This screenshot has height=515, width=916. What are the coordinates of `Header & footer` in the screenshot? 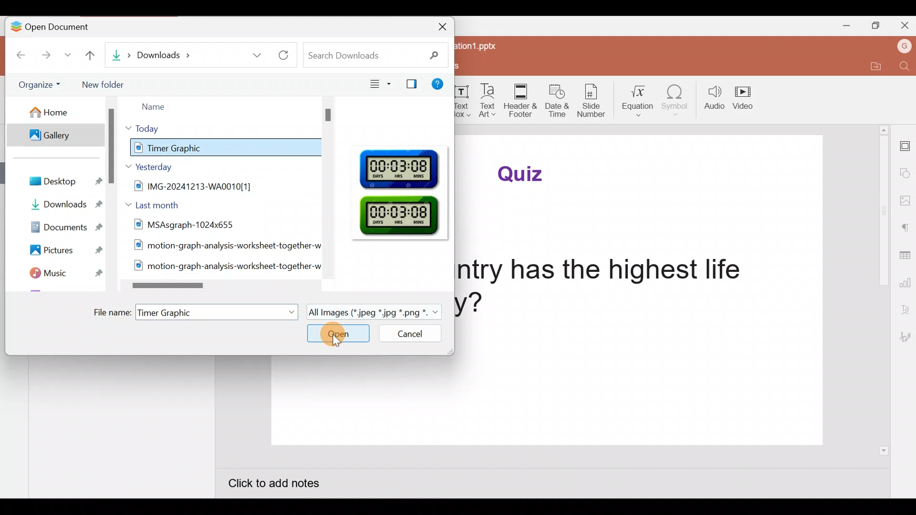 It's located at (520, 98).